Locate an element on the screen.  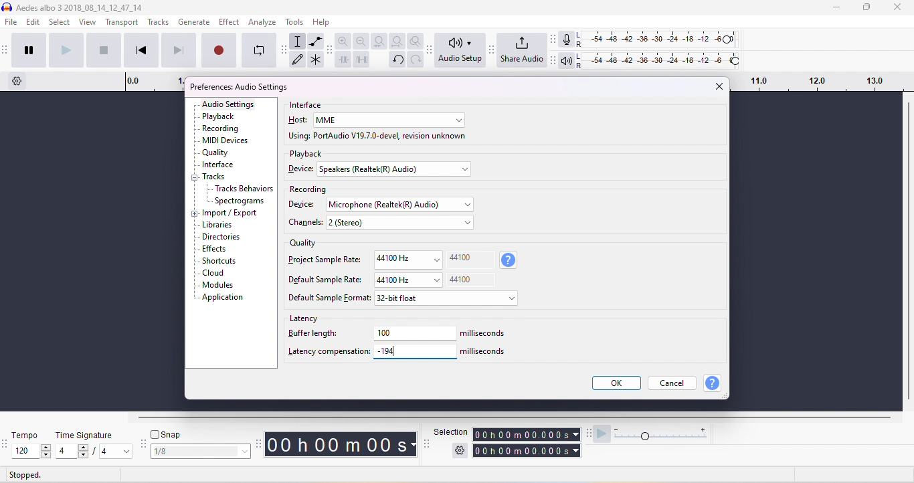
maximize is located at coordinates (866, 7).